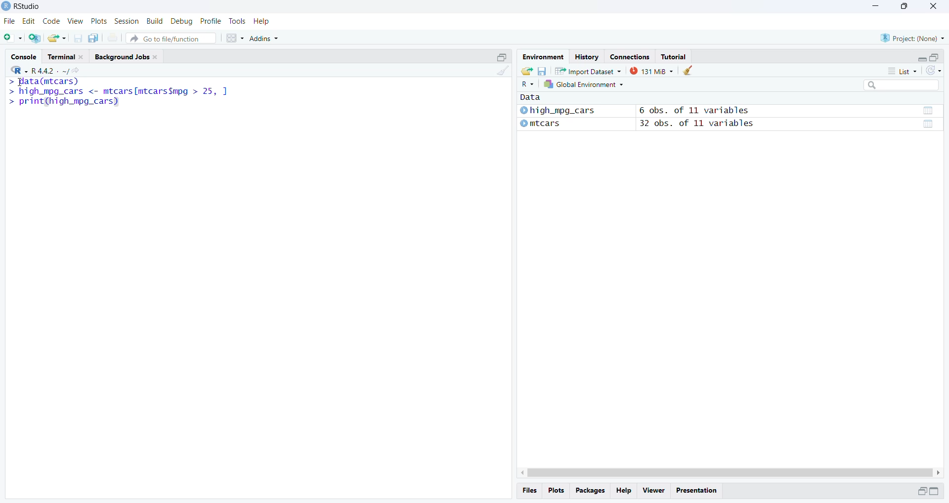  Describe the element at coordinates (10, 21) in the screenshot. I see `File` at that location.